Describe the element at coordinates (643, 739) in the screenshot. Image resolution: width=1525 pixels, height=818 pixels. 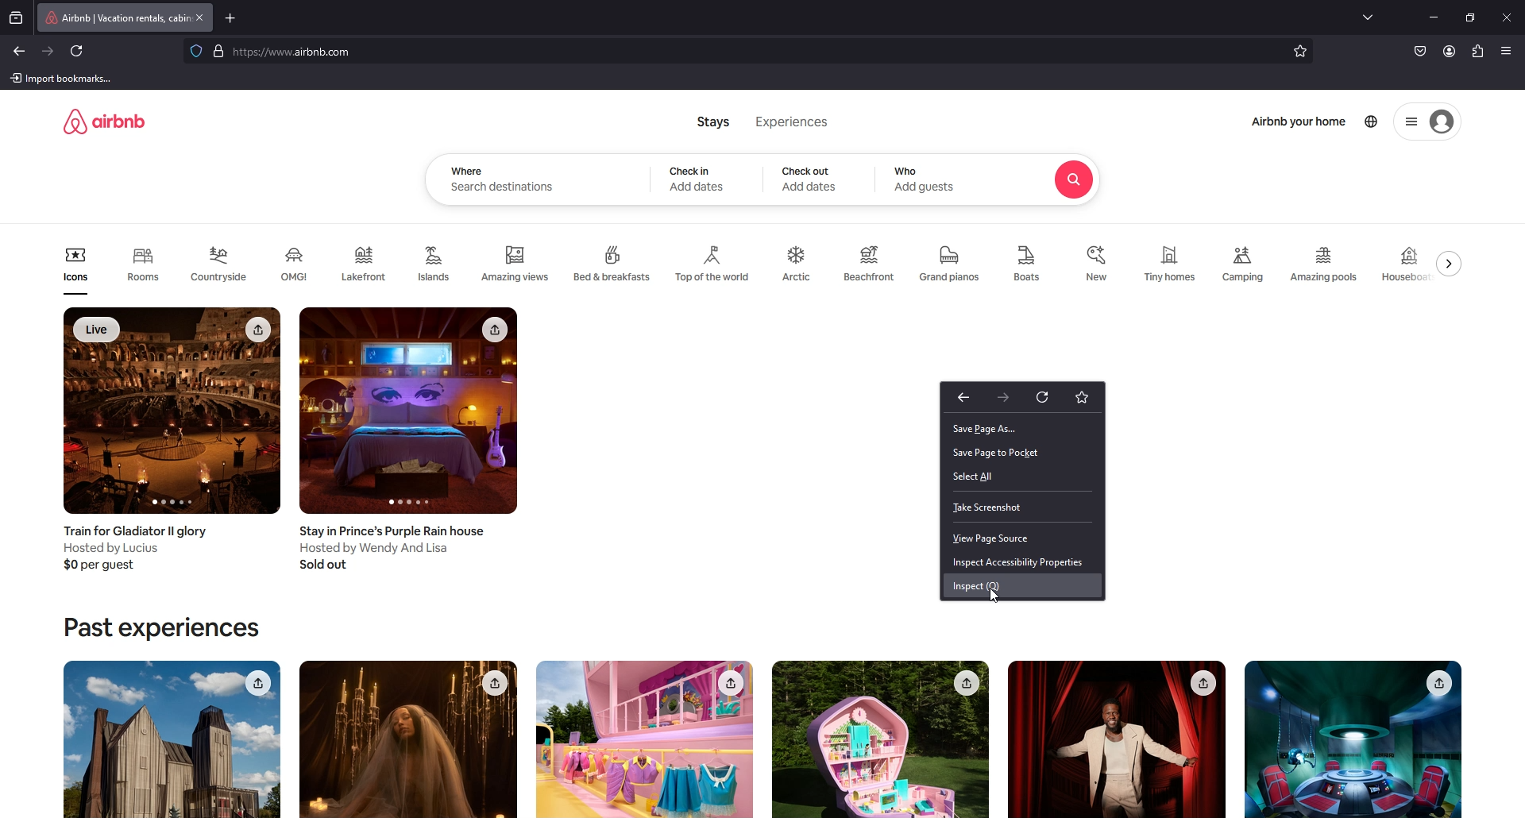
I see `image` at that location.